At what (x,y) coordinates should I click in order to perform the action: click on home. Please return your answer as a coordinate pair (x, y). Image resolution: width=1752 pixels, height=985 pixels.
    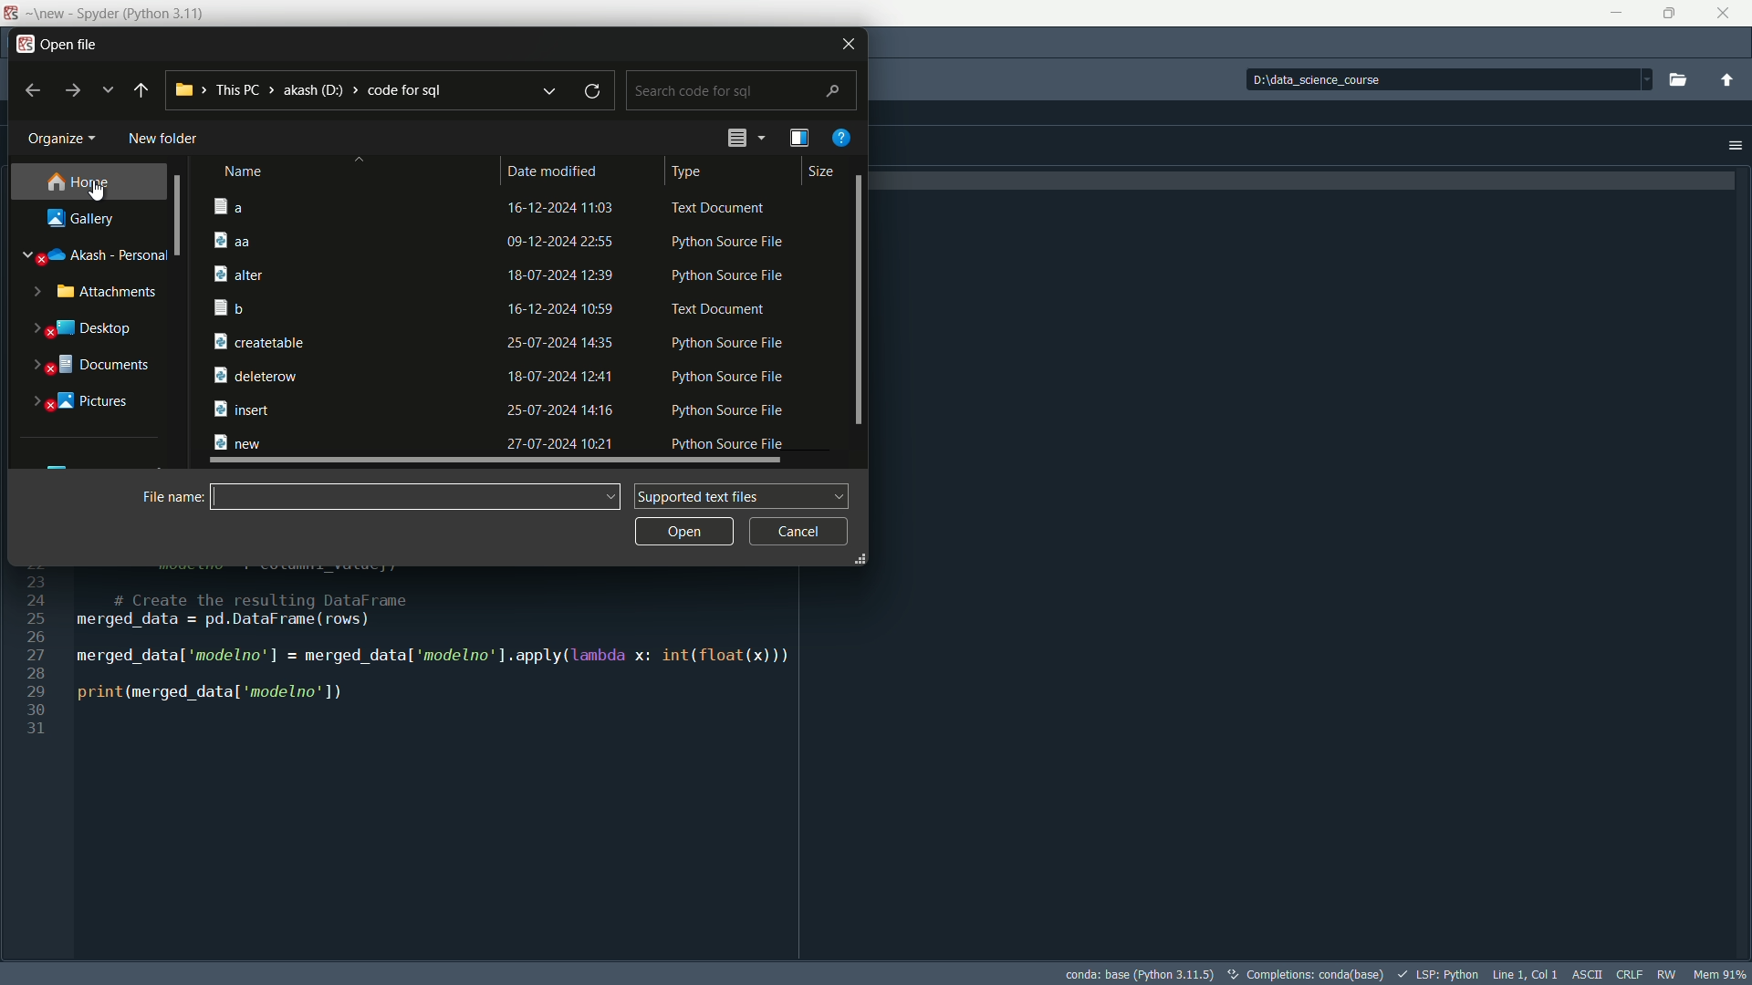
    Looking at the image, I should click on (80, 181).